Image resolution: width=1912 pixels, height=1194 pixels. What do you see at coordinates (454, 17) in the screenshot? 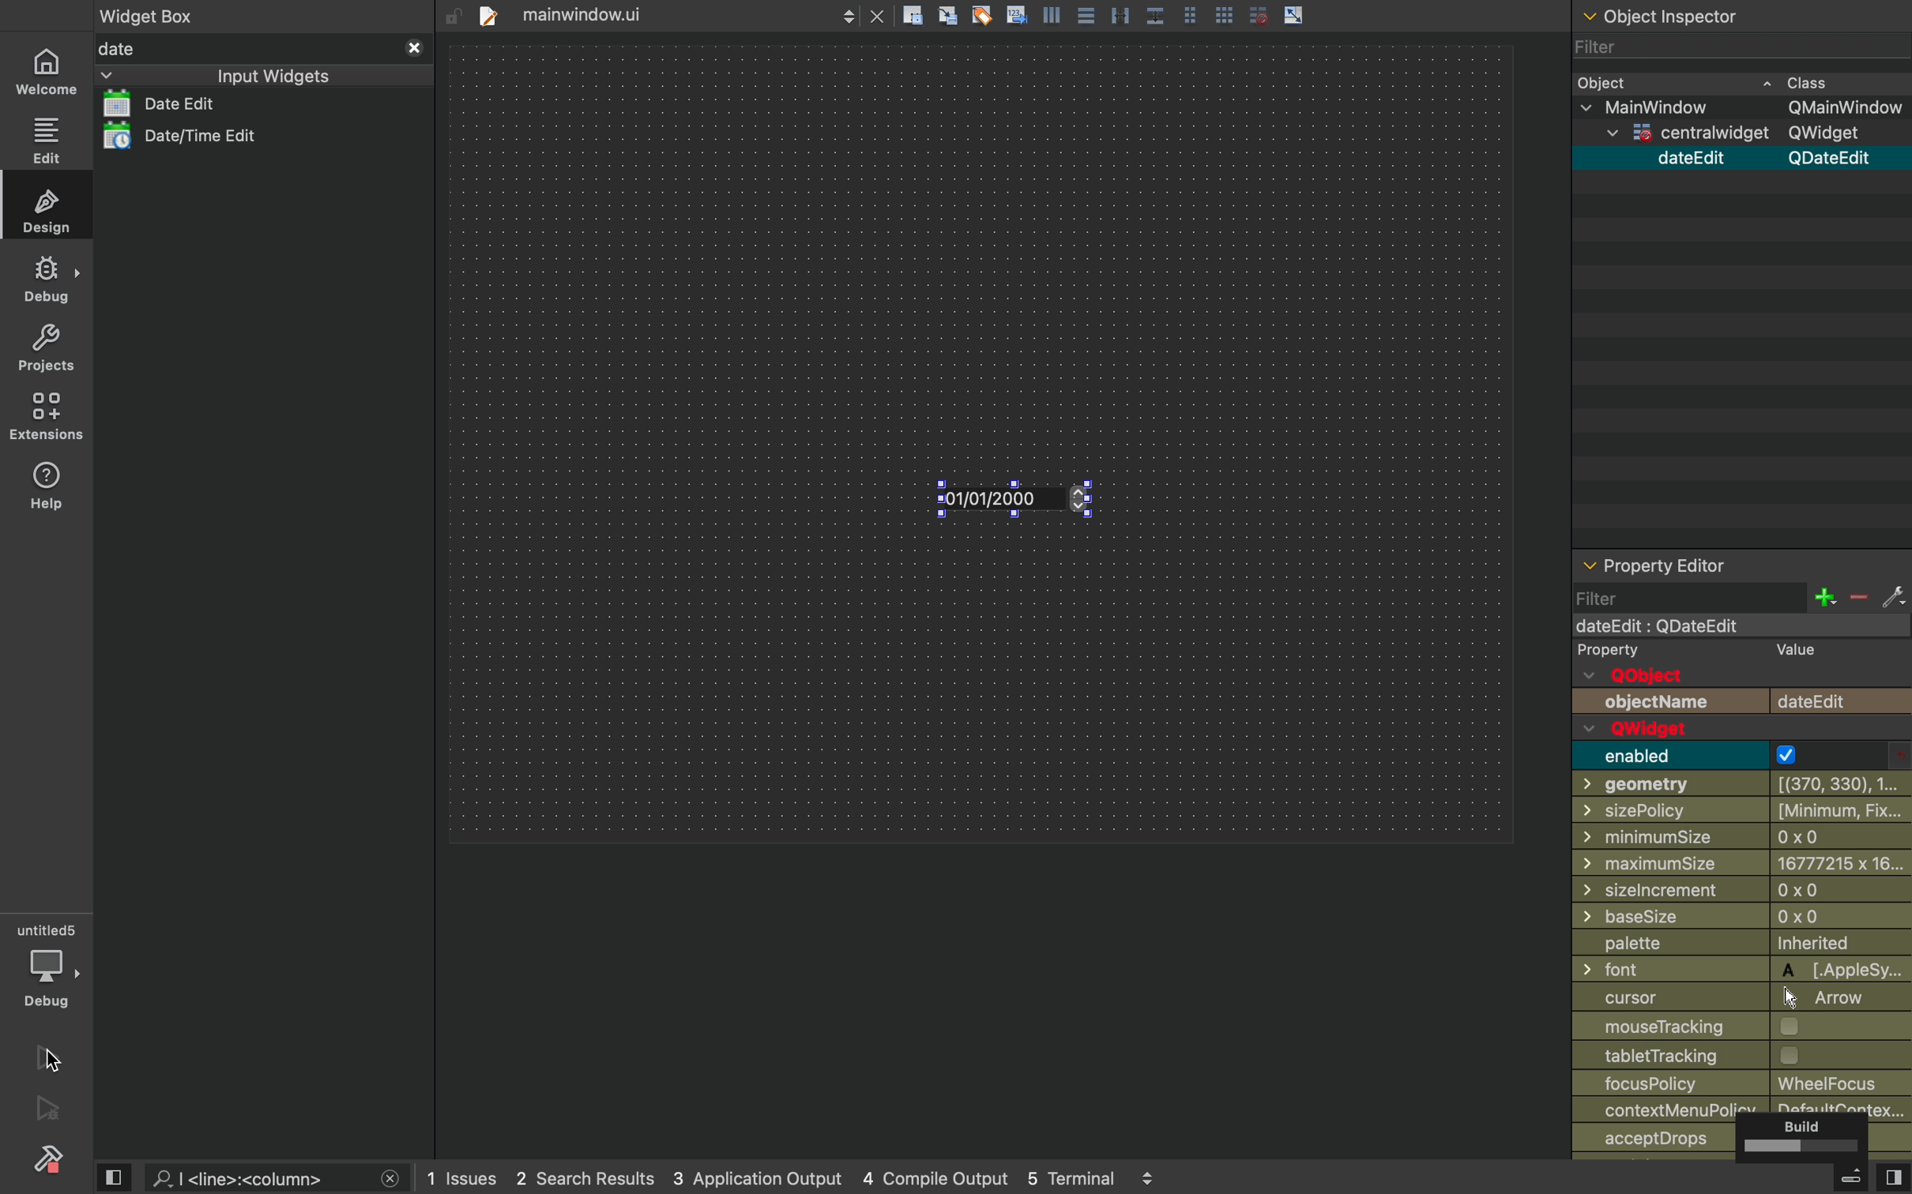
I see `unlock` at bounding box center [454, 17].